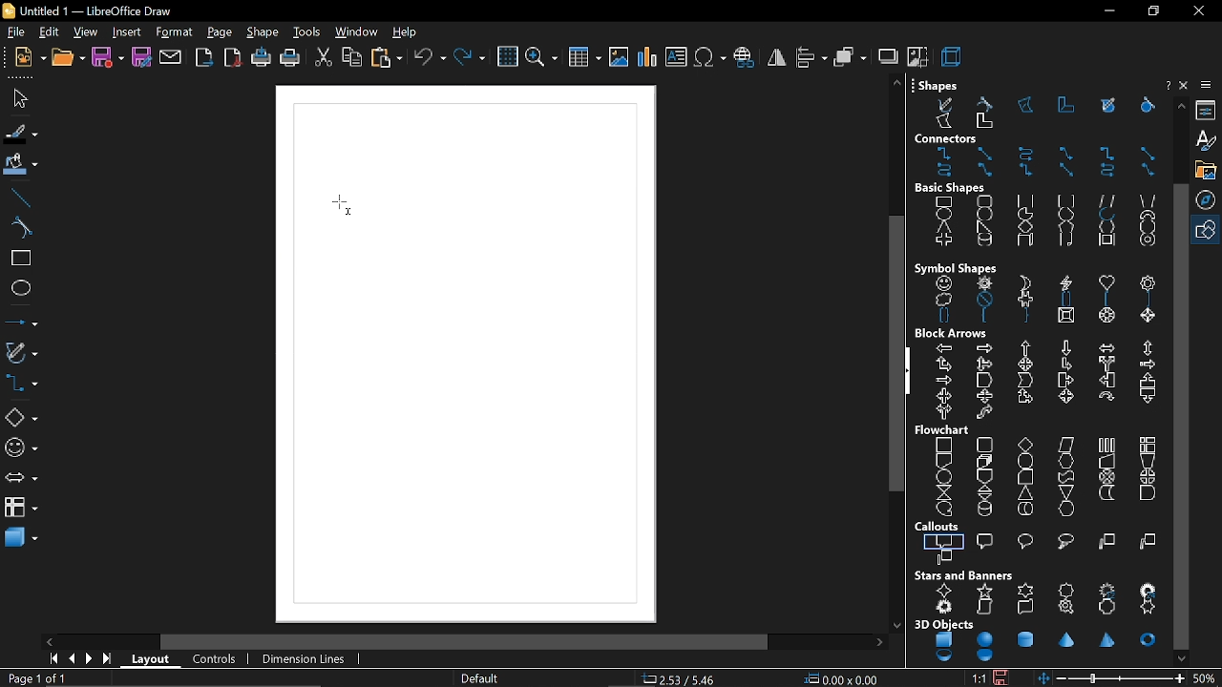  What do you see at coordinates (1208, 170) in the screenshot?
I see `gallery` at bounding box center [1208, 170].